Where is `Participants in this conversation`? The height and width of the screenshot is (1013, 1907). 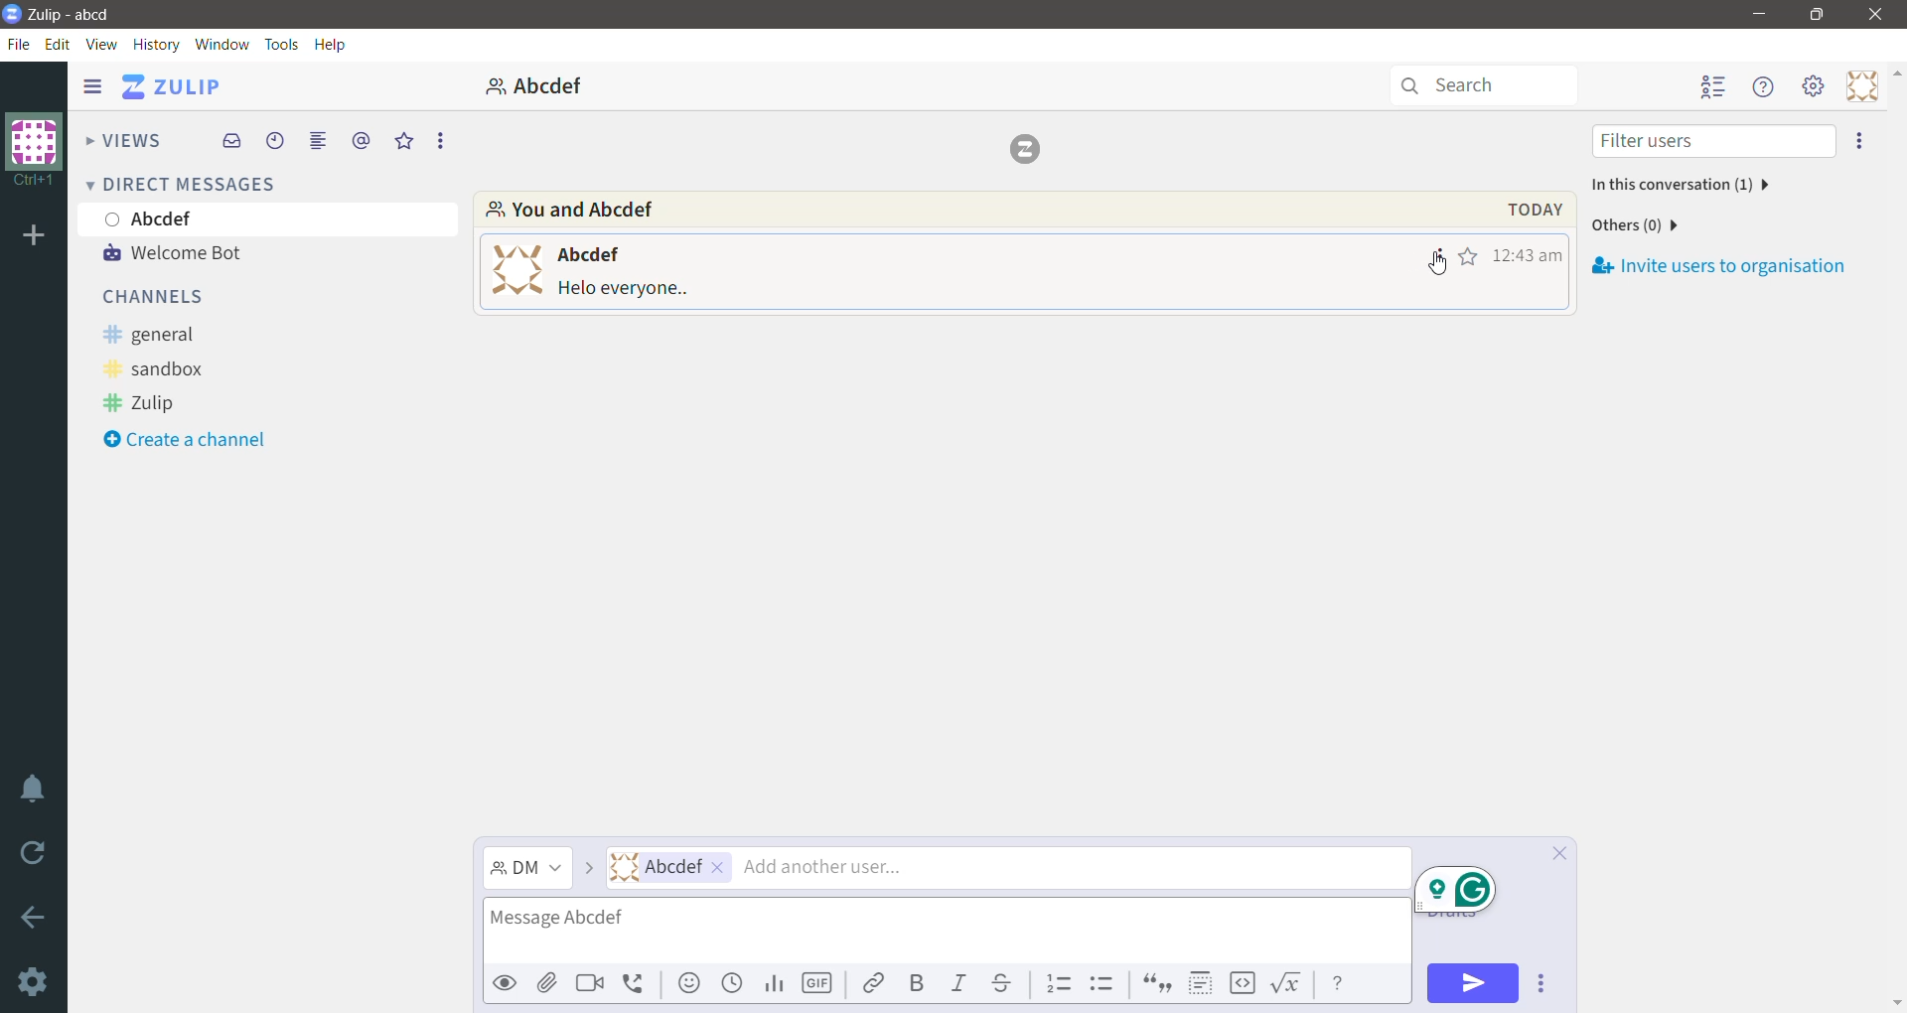 Participants in this conversation is located at coordinates (1678, 185).